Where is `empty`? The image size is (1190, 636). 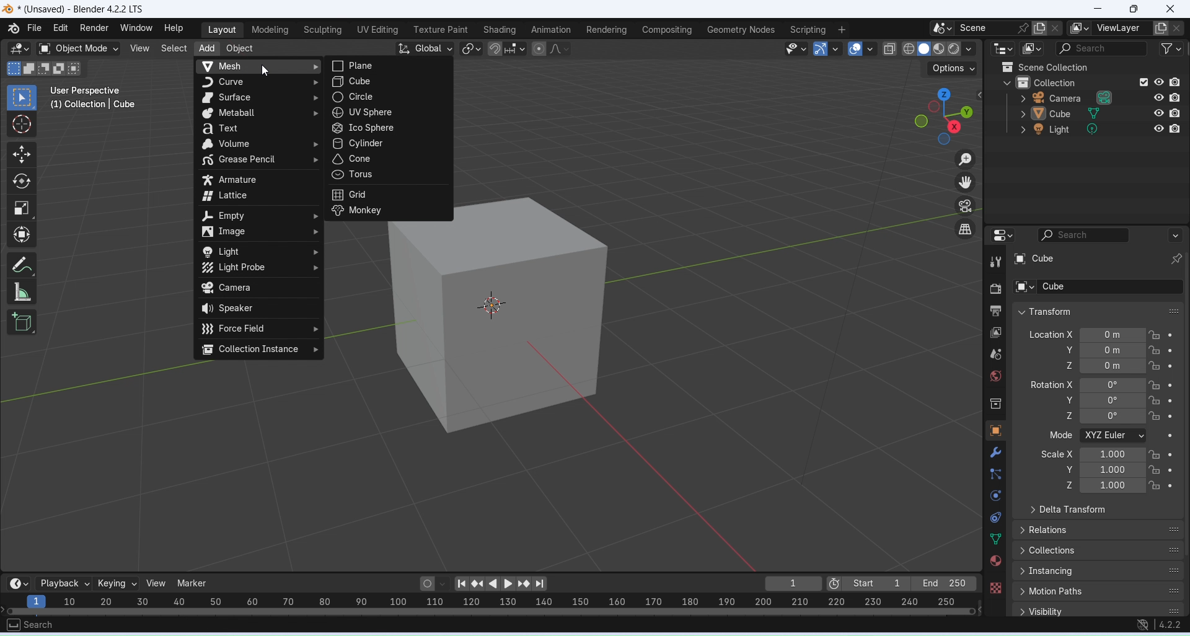
empty is located at coordinates (258, 215).